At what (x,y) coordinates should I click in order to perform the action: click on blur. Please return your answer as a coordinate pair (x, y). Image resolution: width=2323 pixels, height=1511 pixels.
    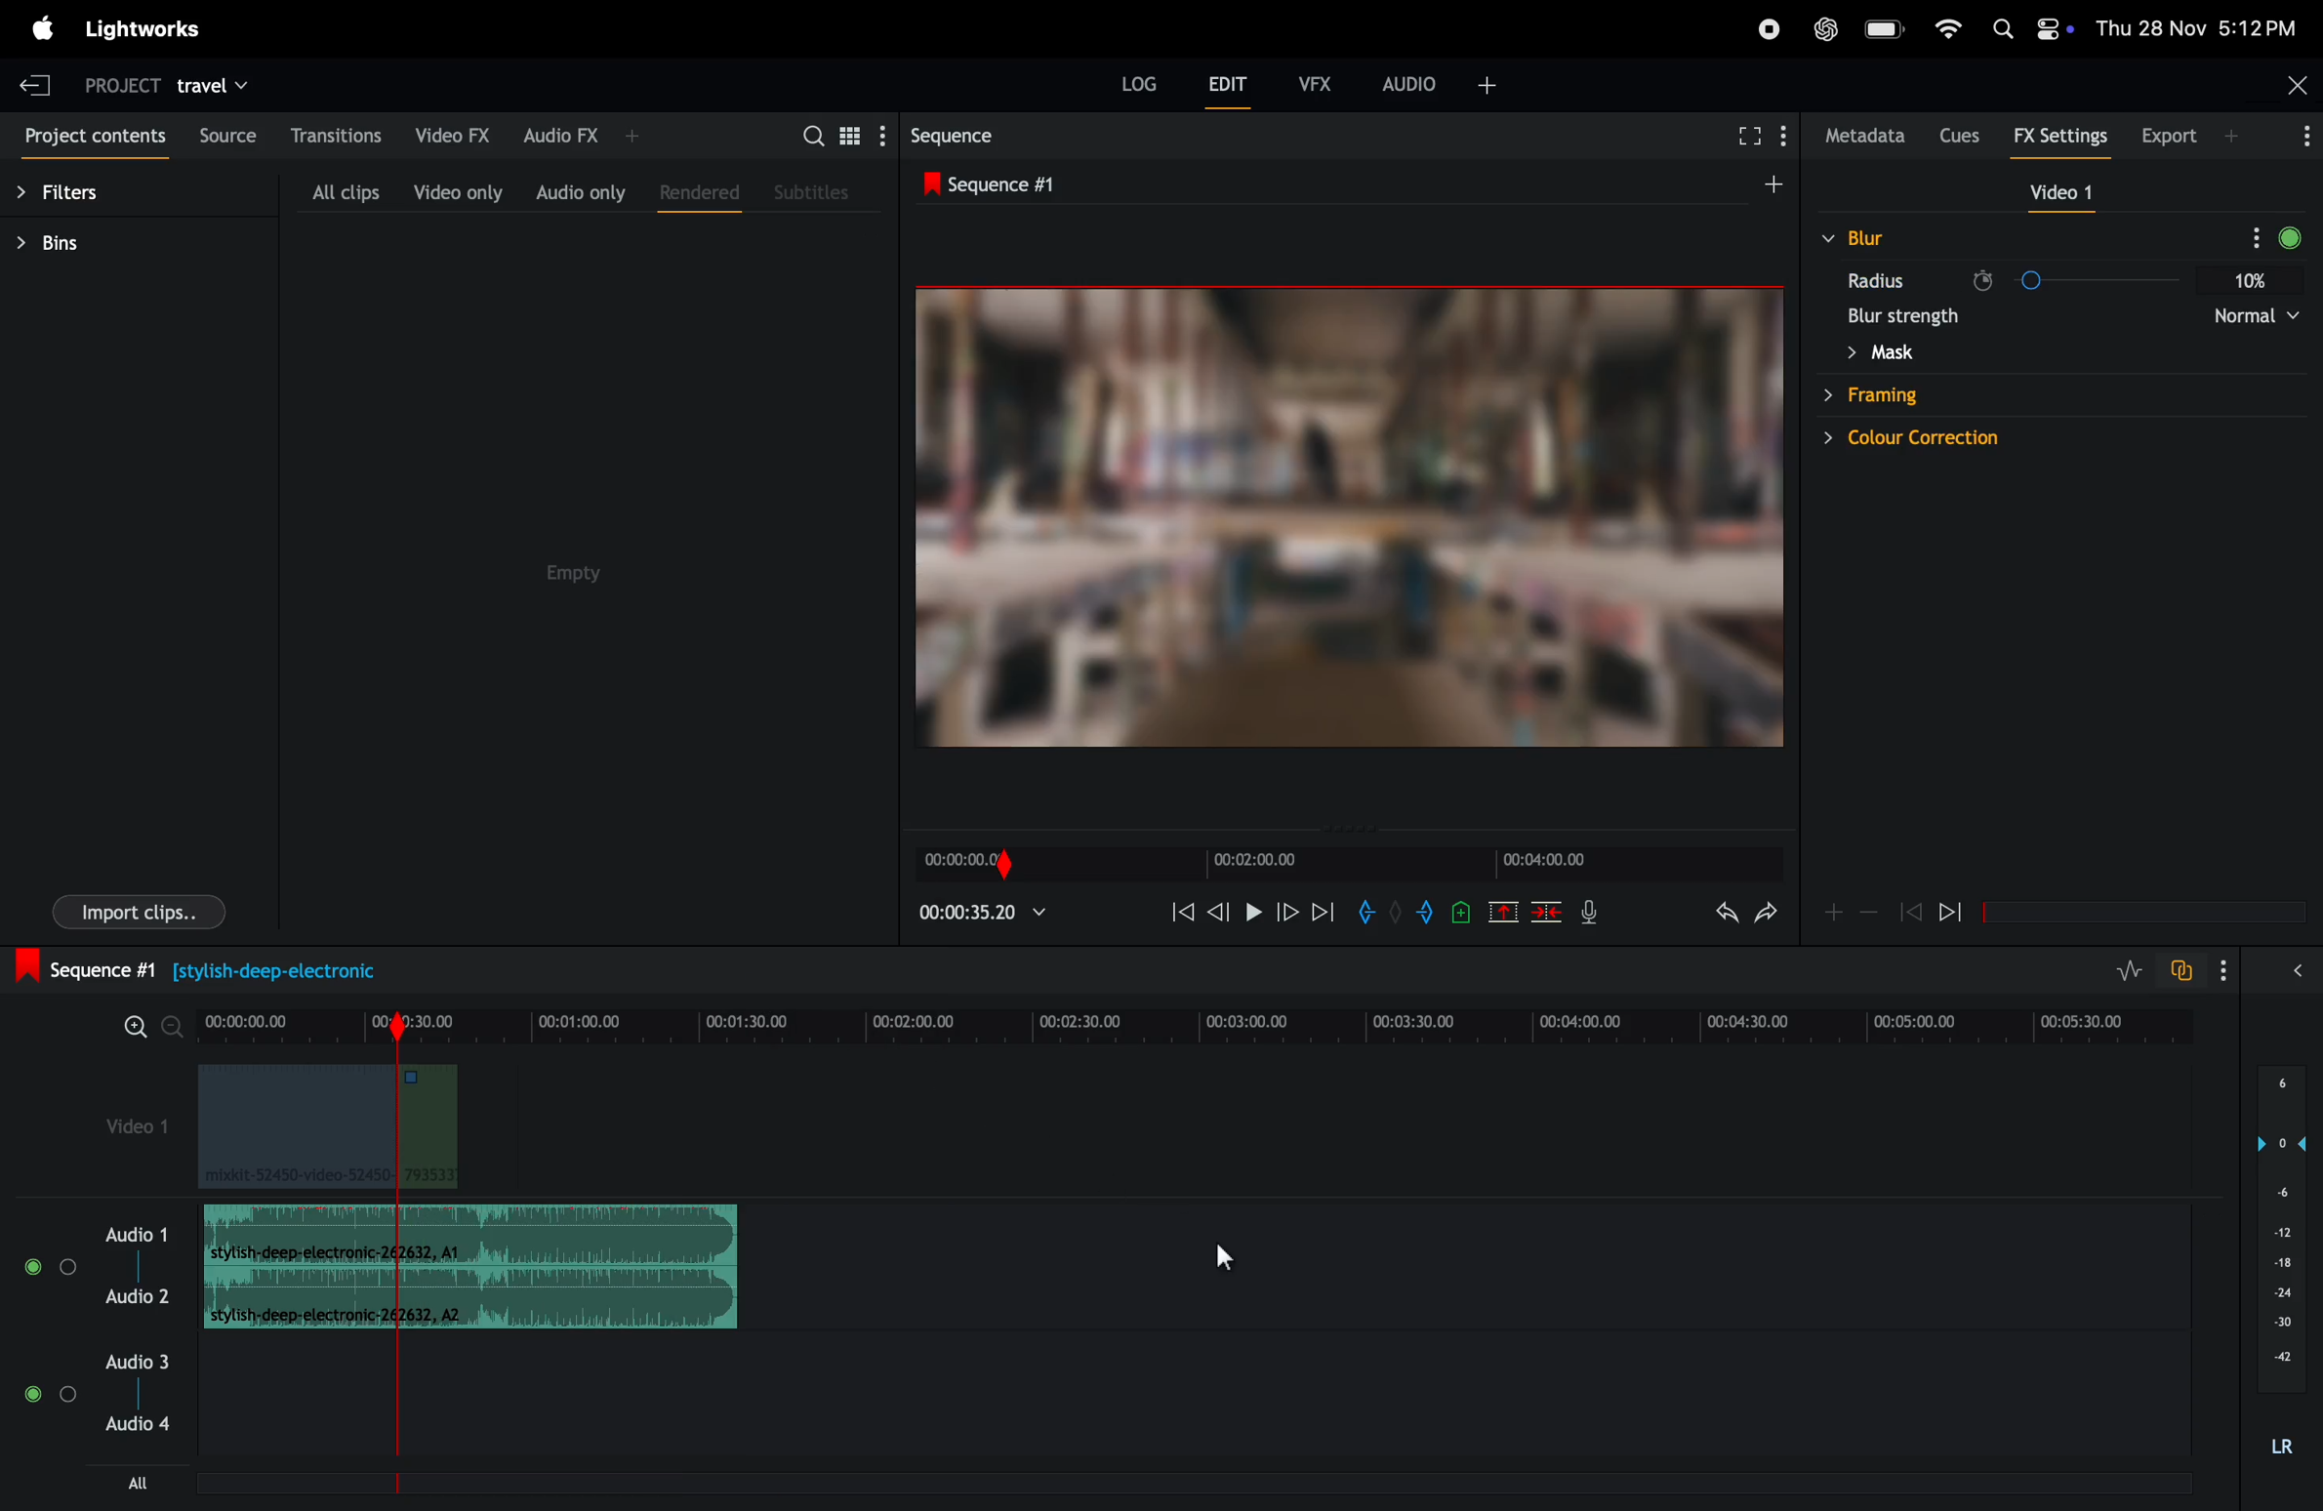
    Looking at the image, I should click on (1861, 236).